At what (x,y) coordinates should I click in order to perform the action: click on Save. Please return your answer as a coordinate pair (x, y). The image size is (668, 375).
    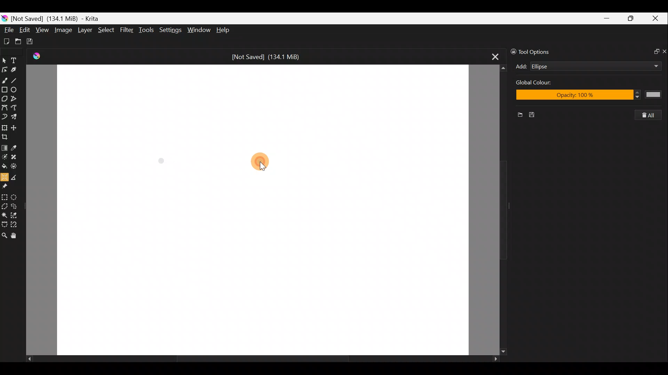
    Looking at the image, I should click on (536, 115).